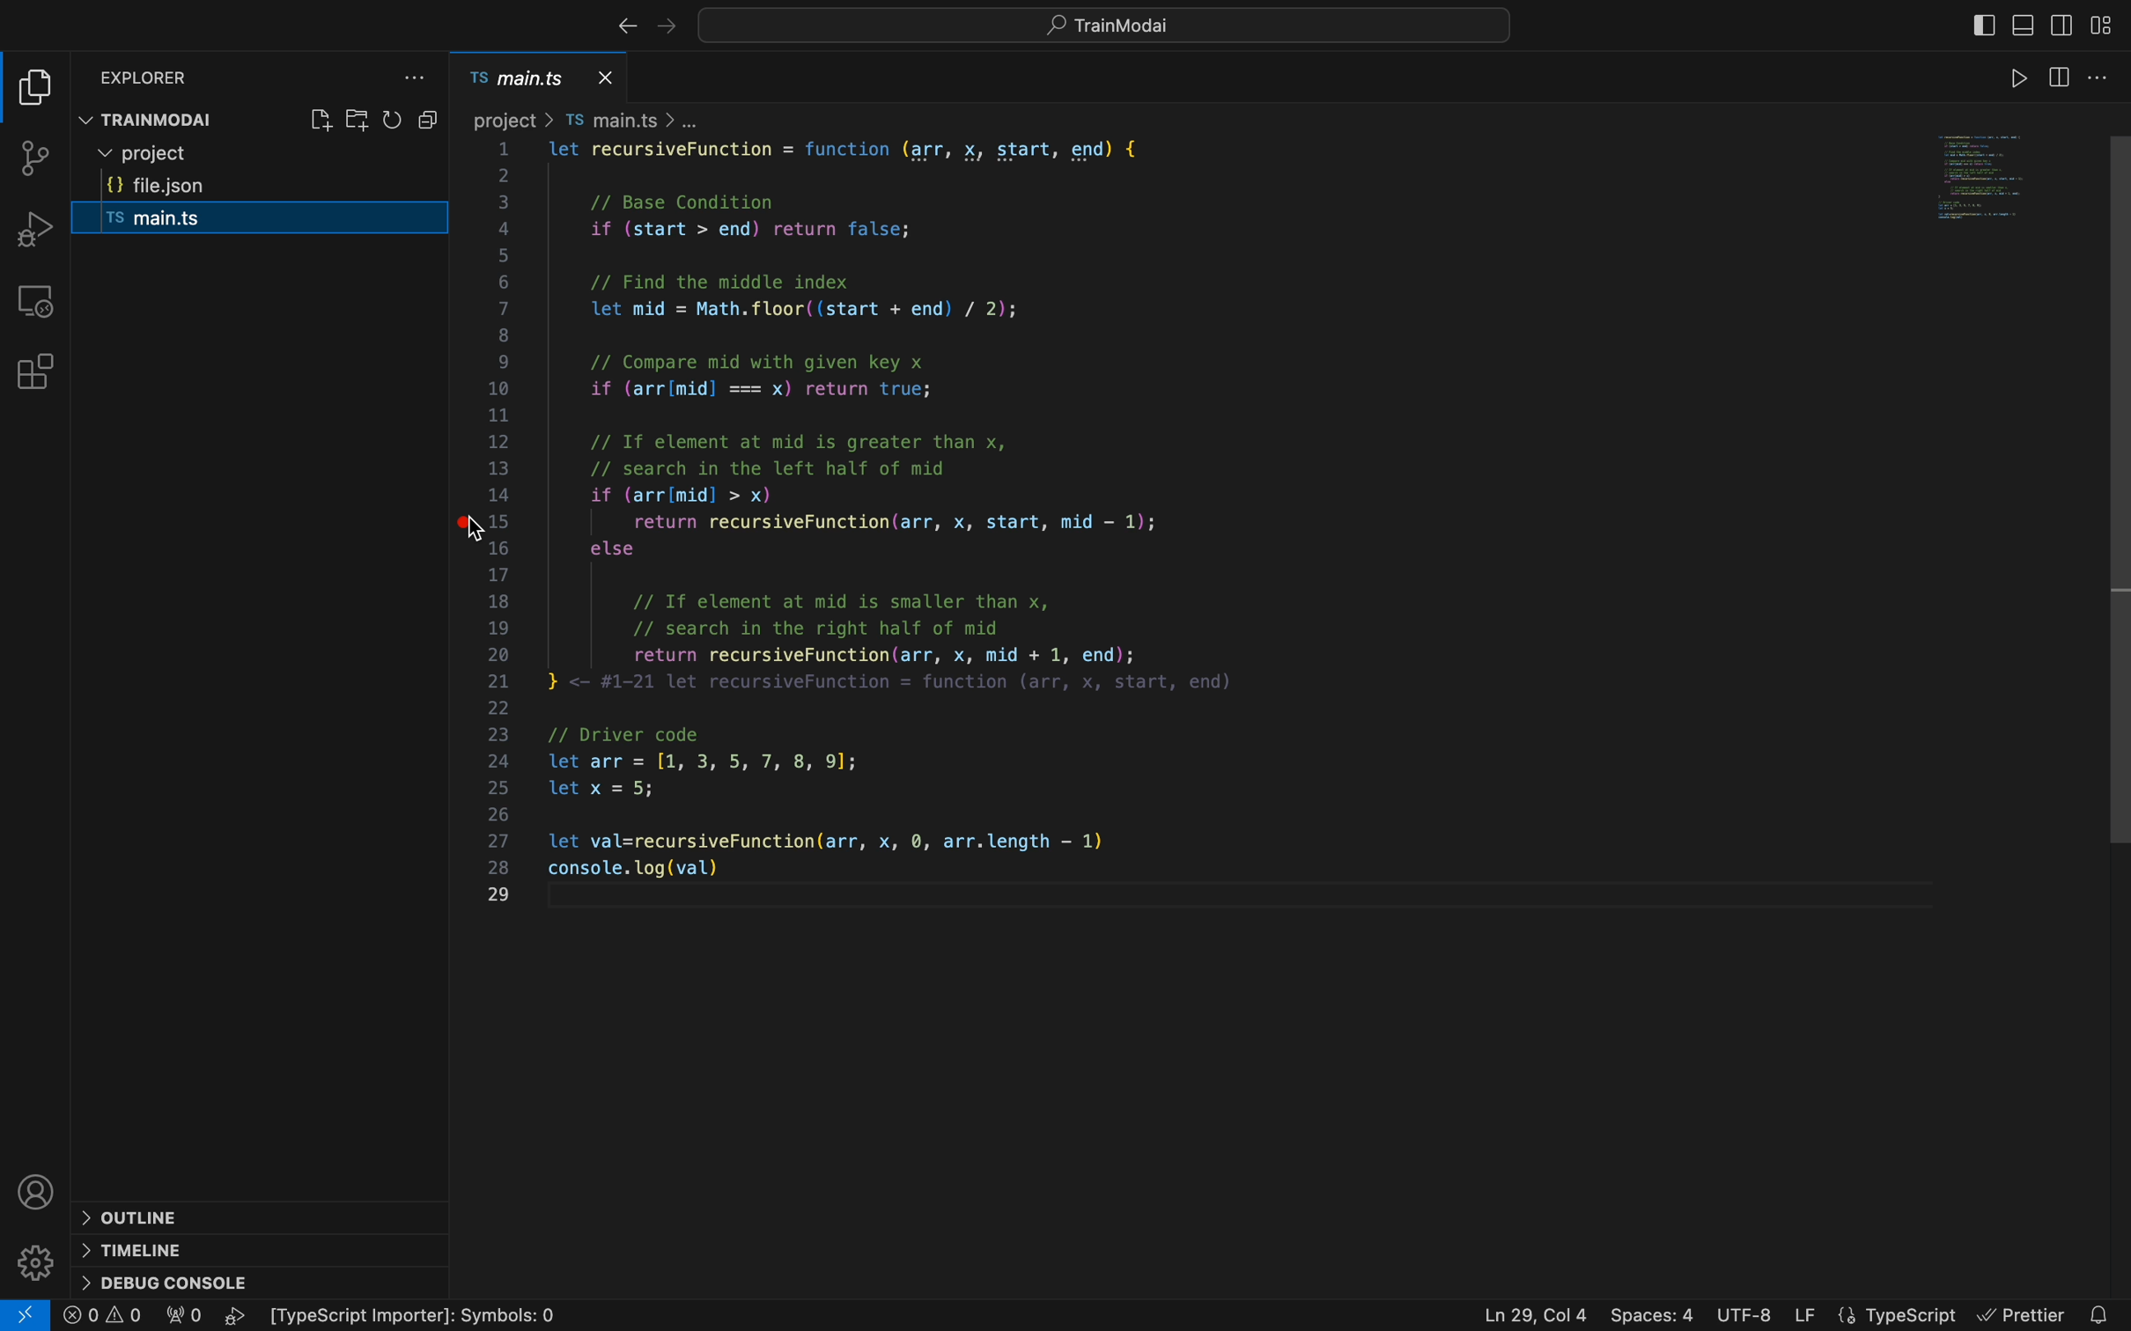  I want to click on debugger, so click(39, 227).